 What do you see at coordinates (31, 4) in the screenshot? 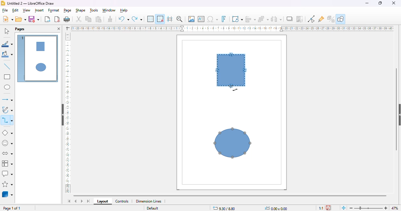
I see `Untitled 2 - LibreOffice Draw` at bounding box center [31, 4].